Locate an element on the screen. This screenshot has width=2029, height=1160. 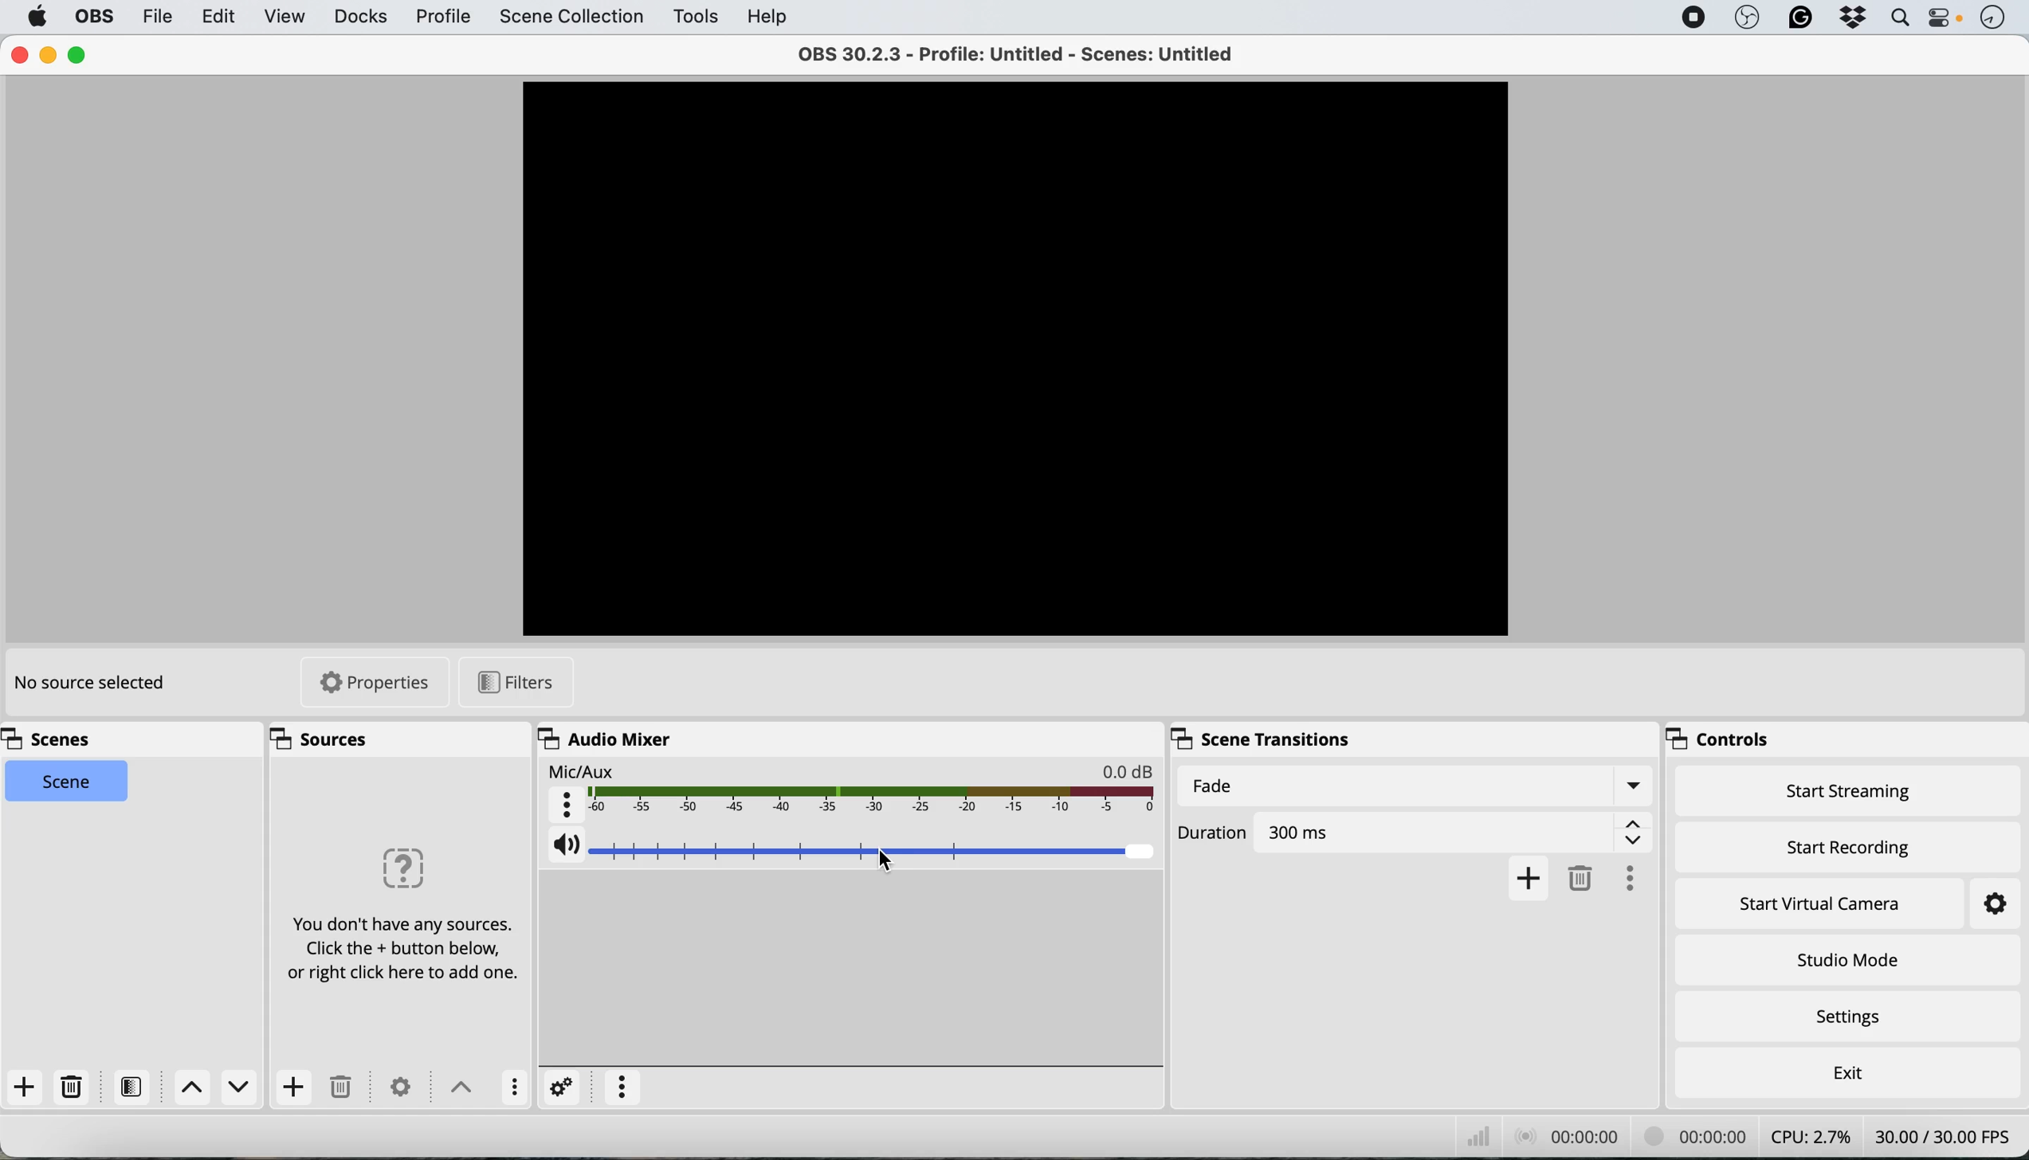
add scene is located at coordinates (22, 1087).